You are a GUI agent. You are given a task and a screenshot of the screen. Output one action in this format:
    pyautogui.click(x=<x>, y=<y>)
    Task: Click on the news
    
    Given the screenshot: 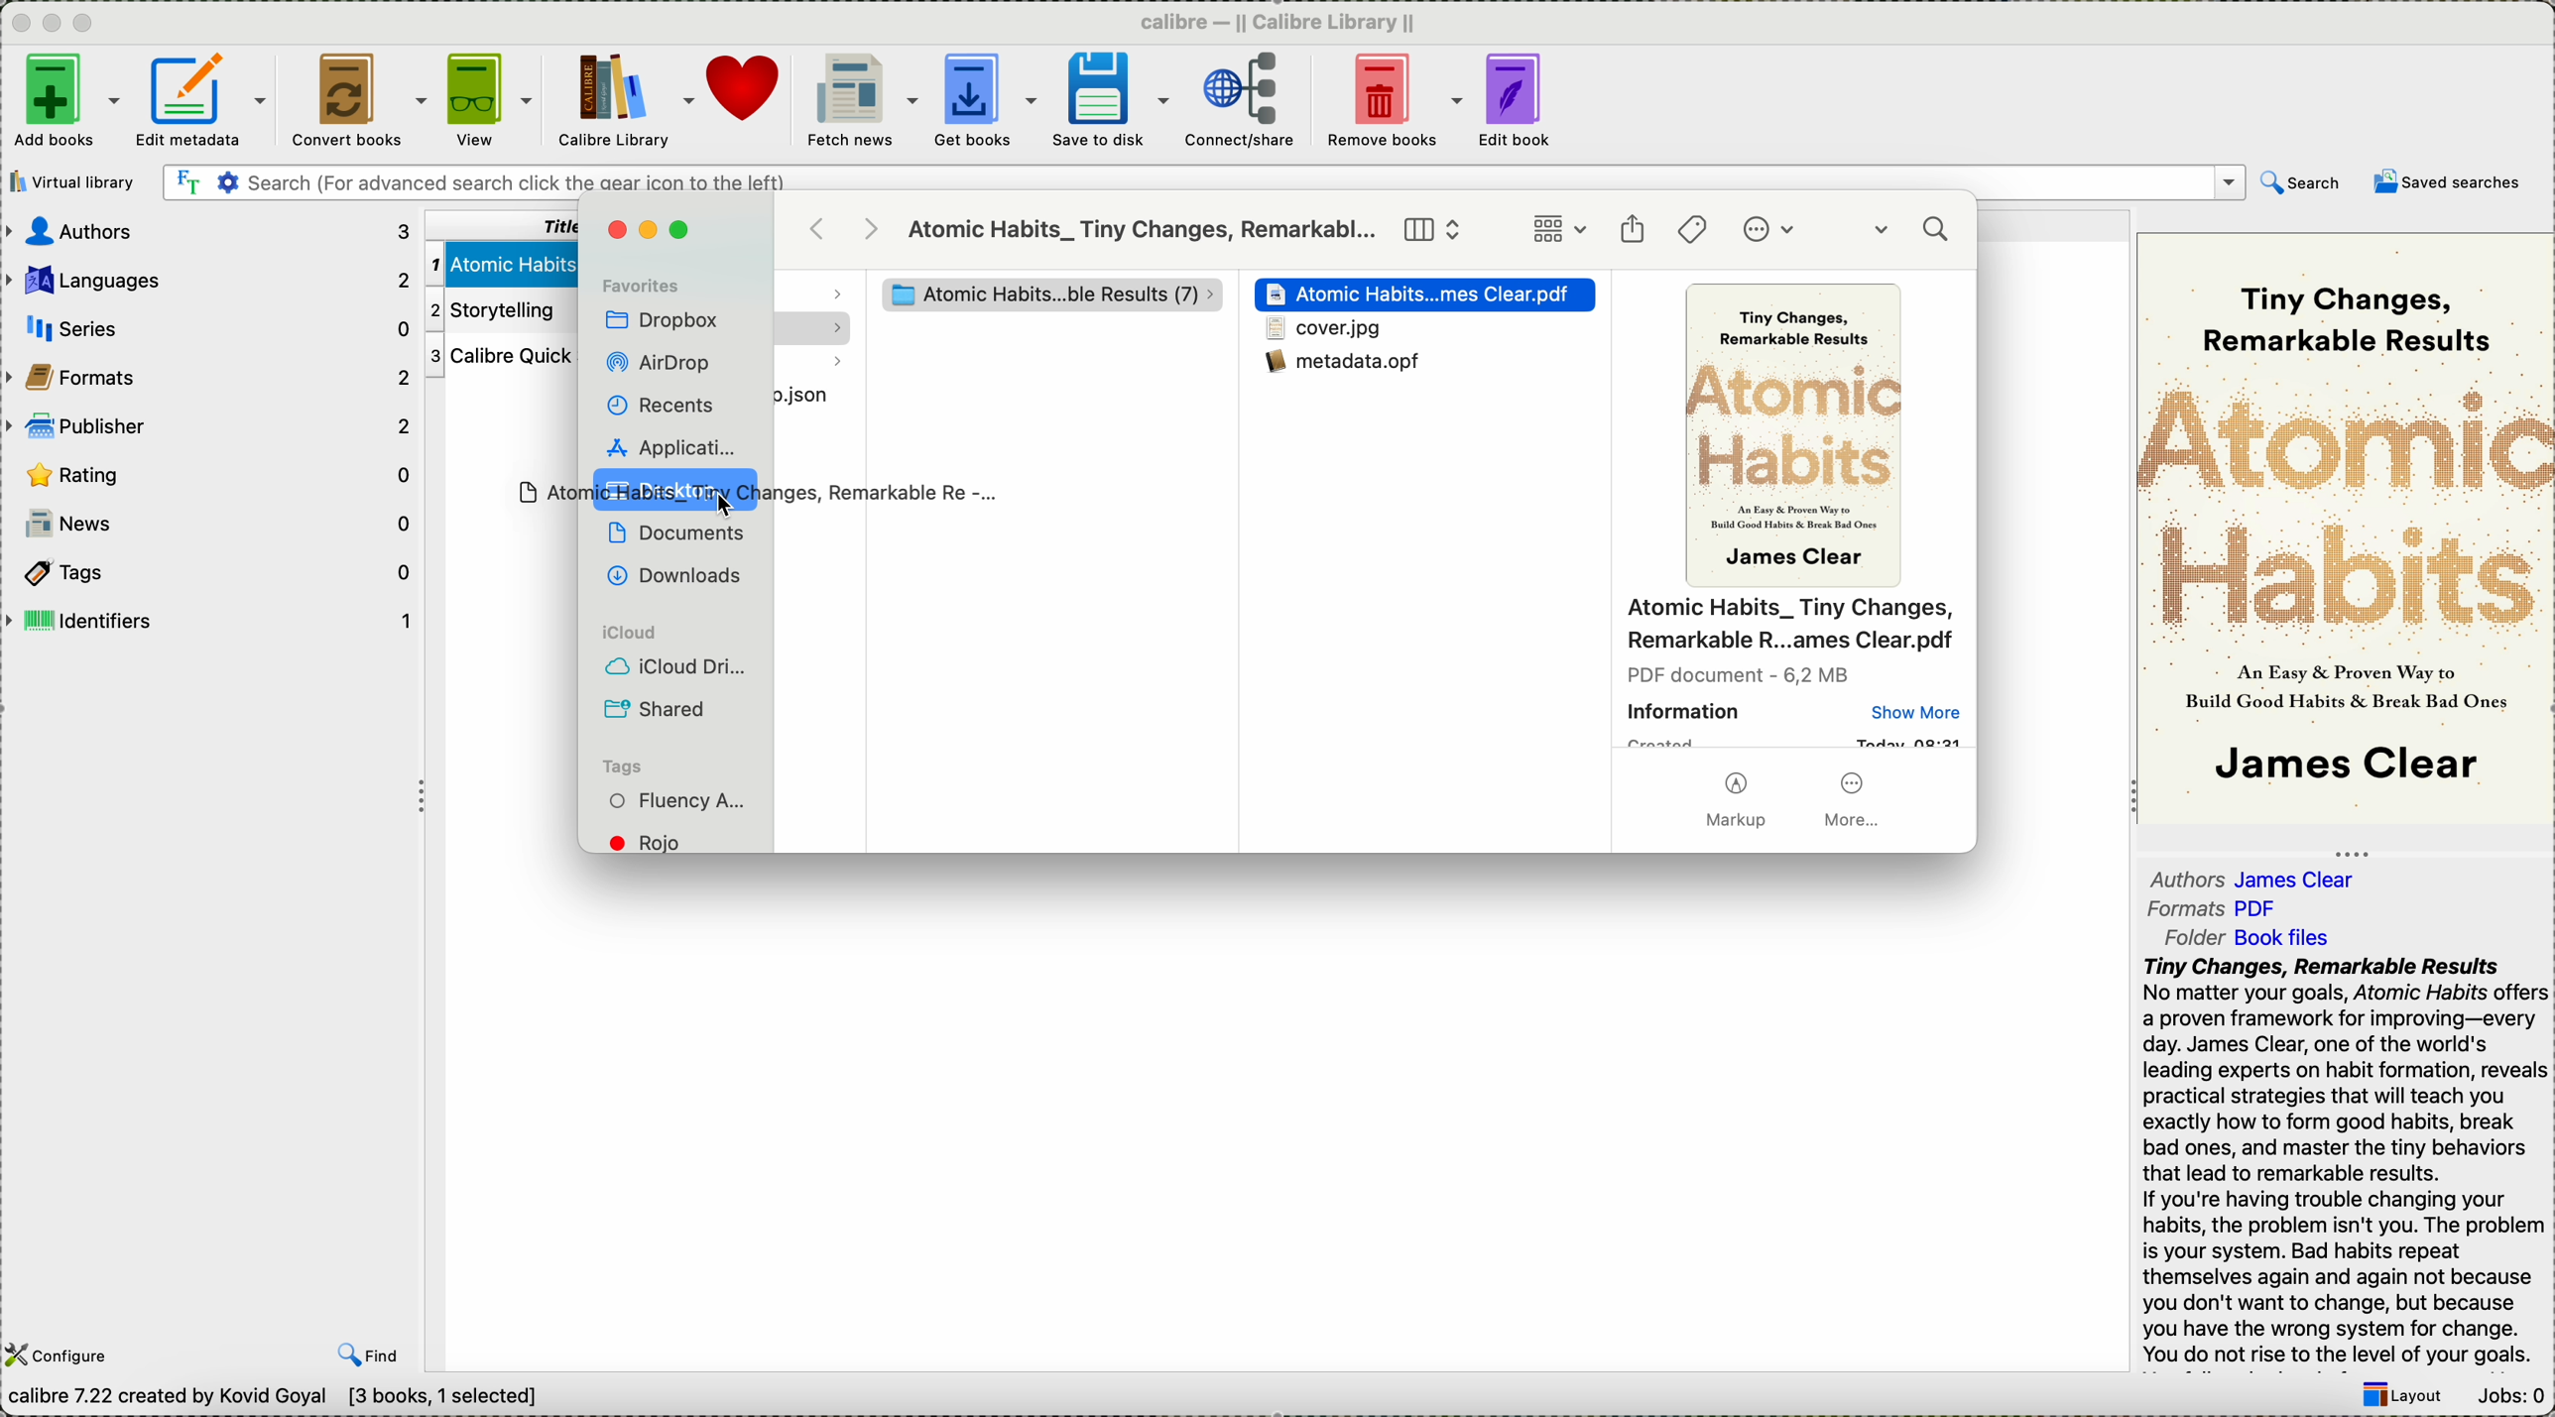 What is the action you would take?
    pyautogui.click(x=211, y=524)
    